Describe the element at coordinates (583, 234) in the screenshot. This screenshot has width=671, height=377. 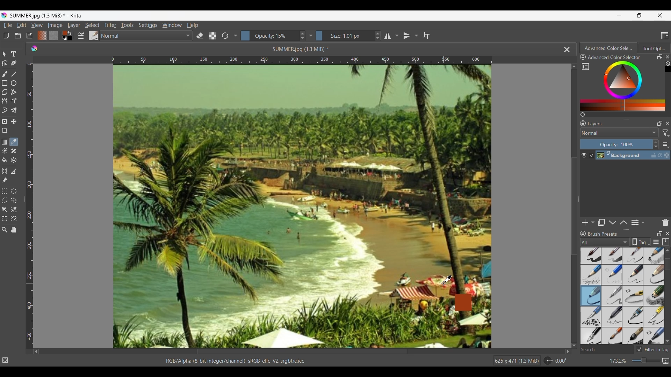
I see `Lock` at that location.